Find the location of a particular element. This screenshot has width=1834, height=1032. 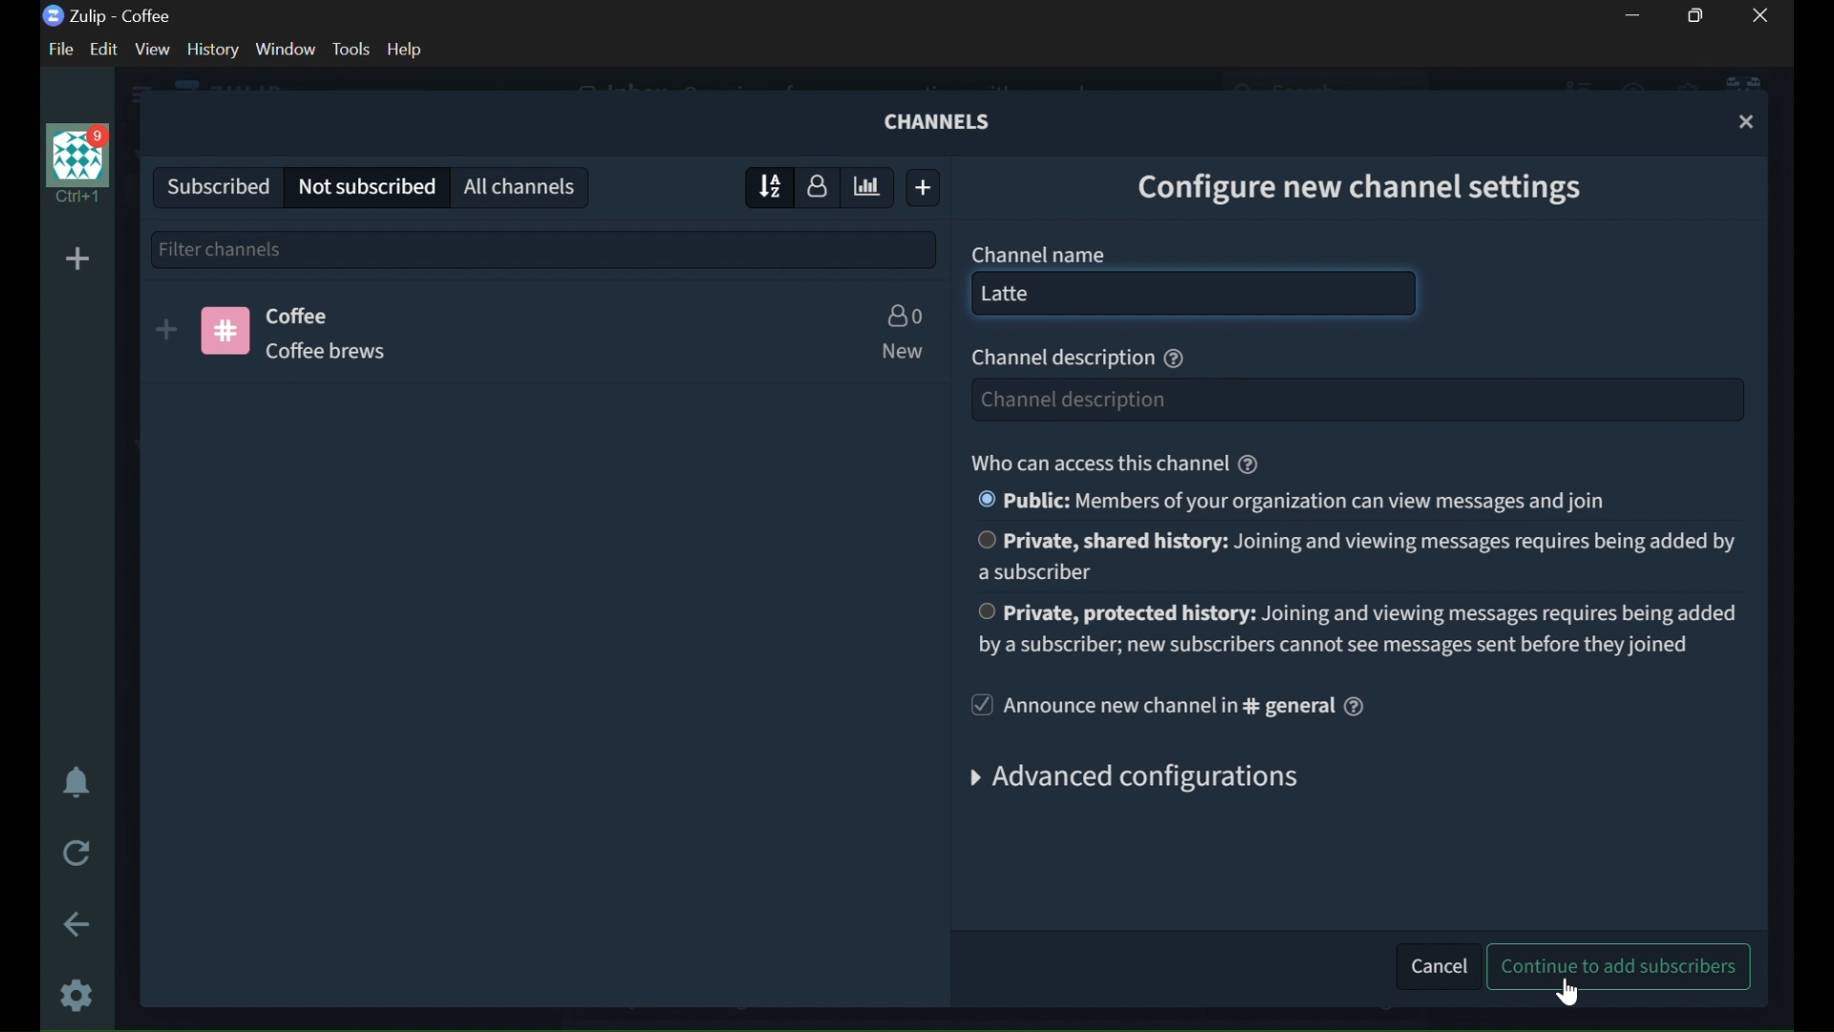

Private shared history: joining and viewing messages requires being added by a subscriber is located at coordinates (1355, 556).